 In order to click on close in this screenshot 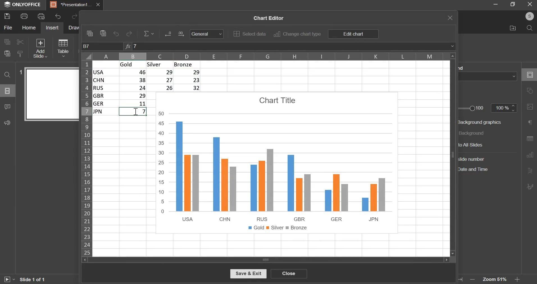, I will do `click(289, 273)`.